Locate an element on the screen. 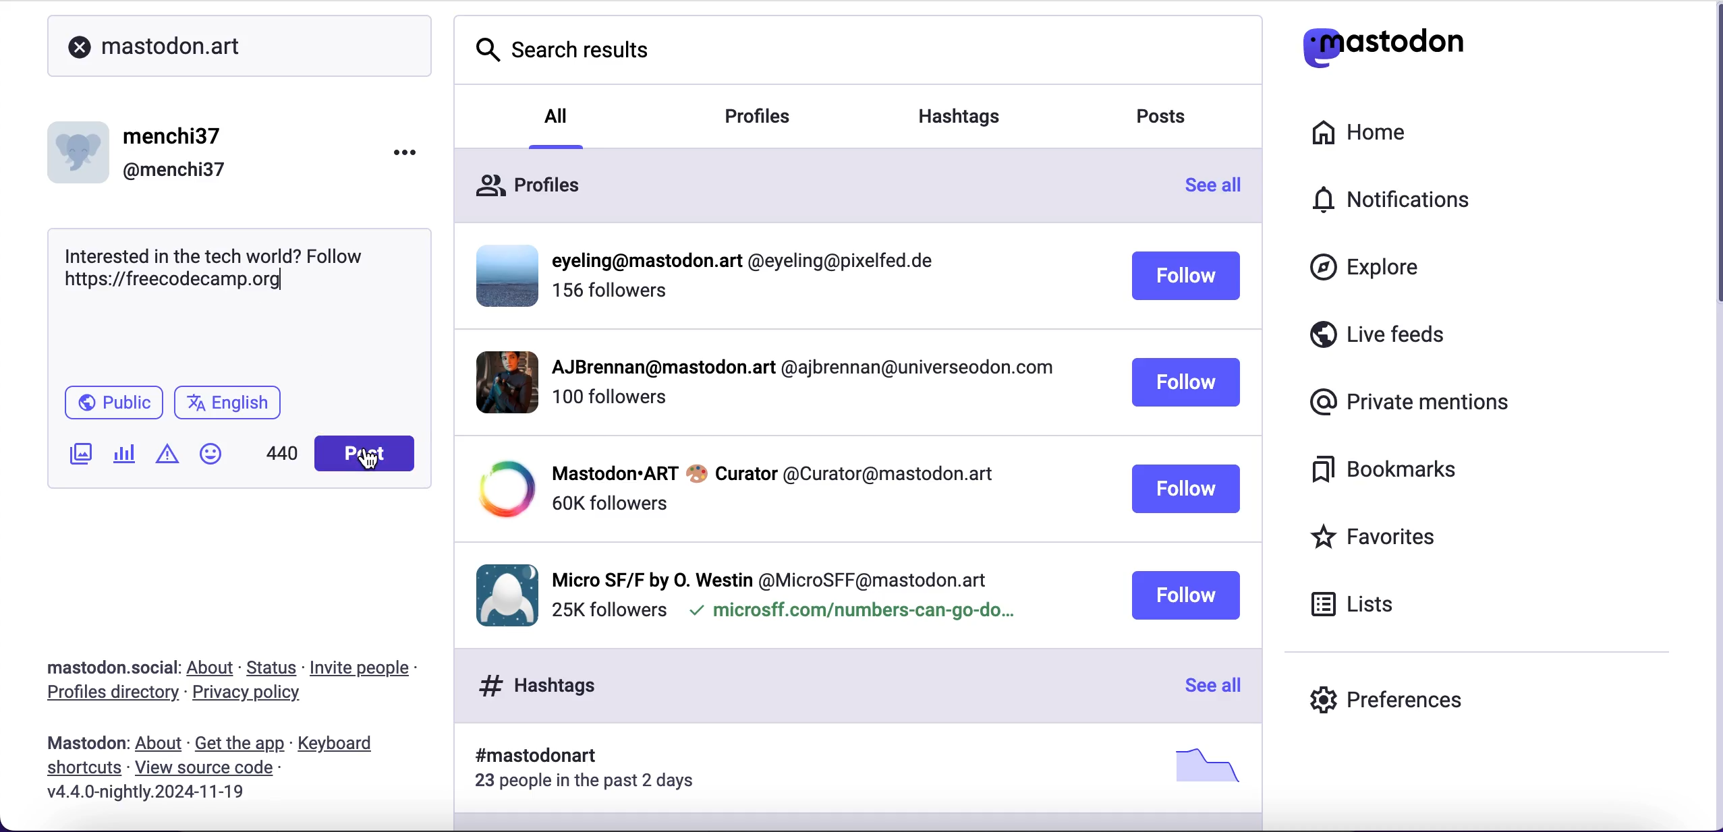  add poll is located at coordinates (129, 458).